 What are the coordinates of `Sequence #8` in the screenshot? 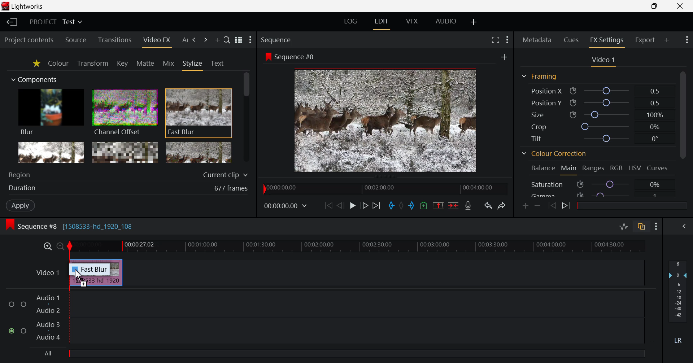 It's located at (289, 56).